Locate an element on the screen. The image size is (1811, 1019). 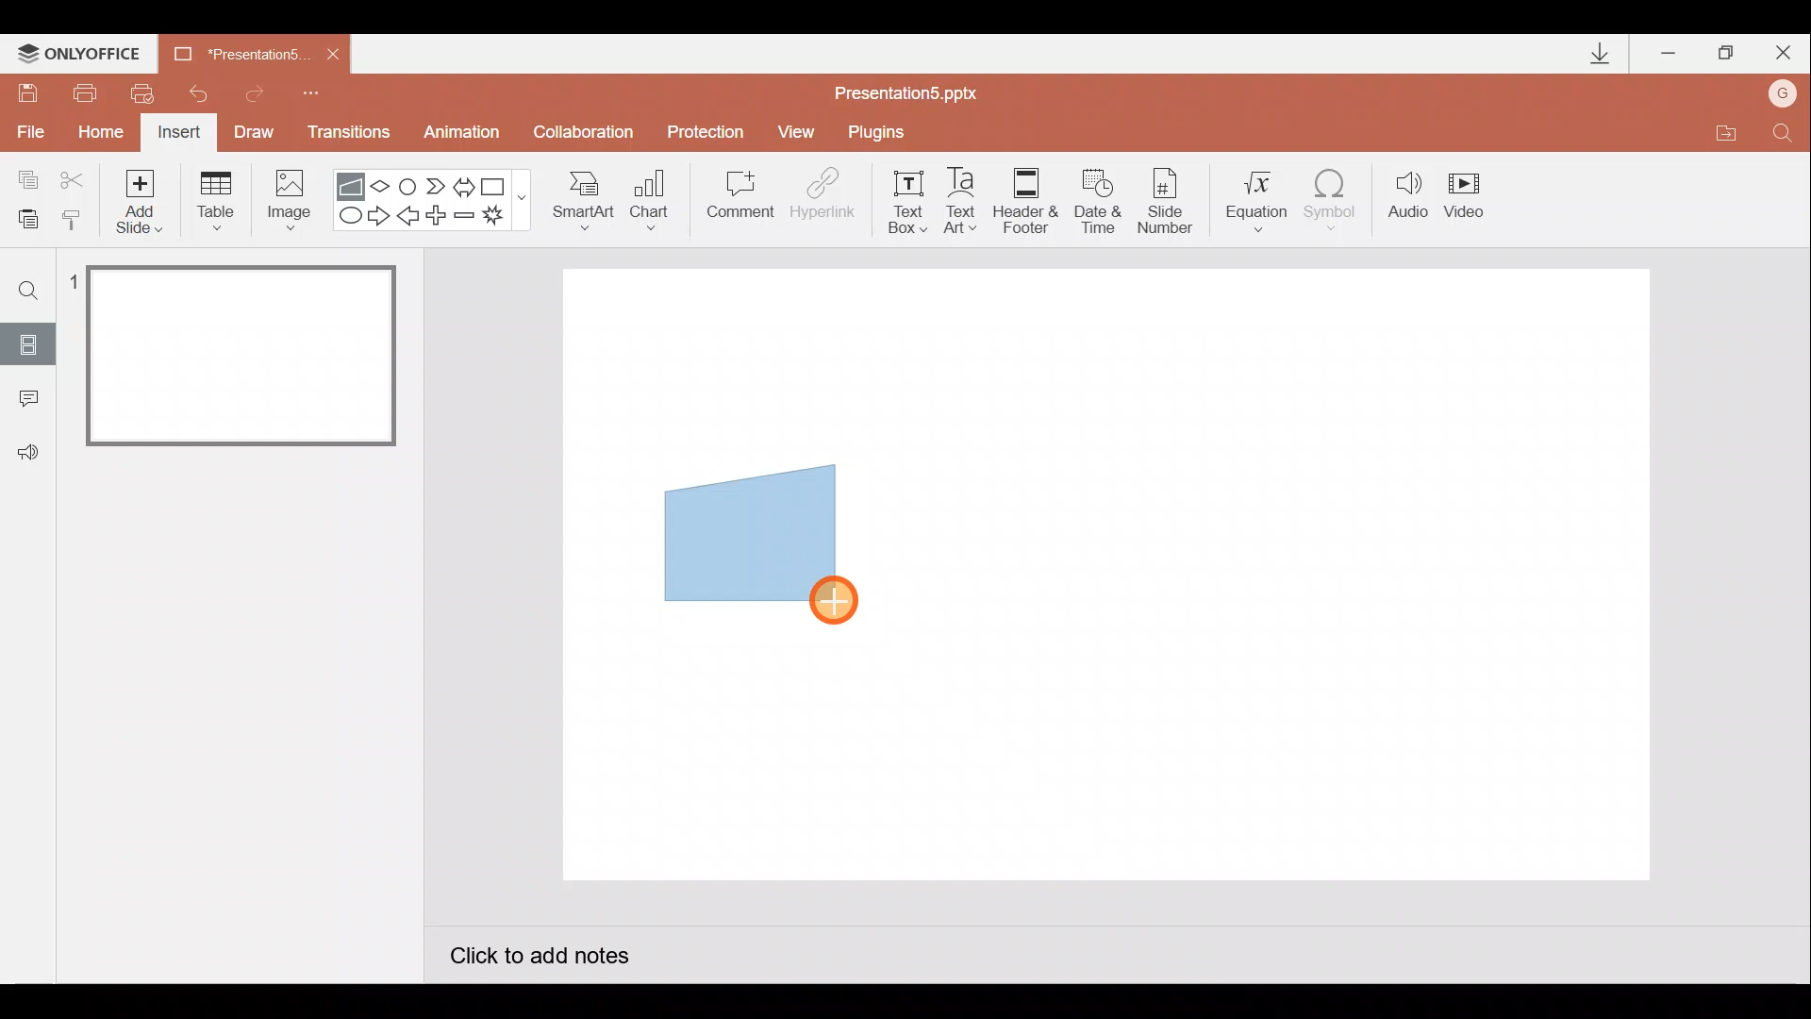
Account name is located at coordinates (1784, 95).